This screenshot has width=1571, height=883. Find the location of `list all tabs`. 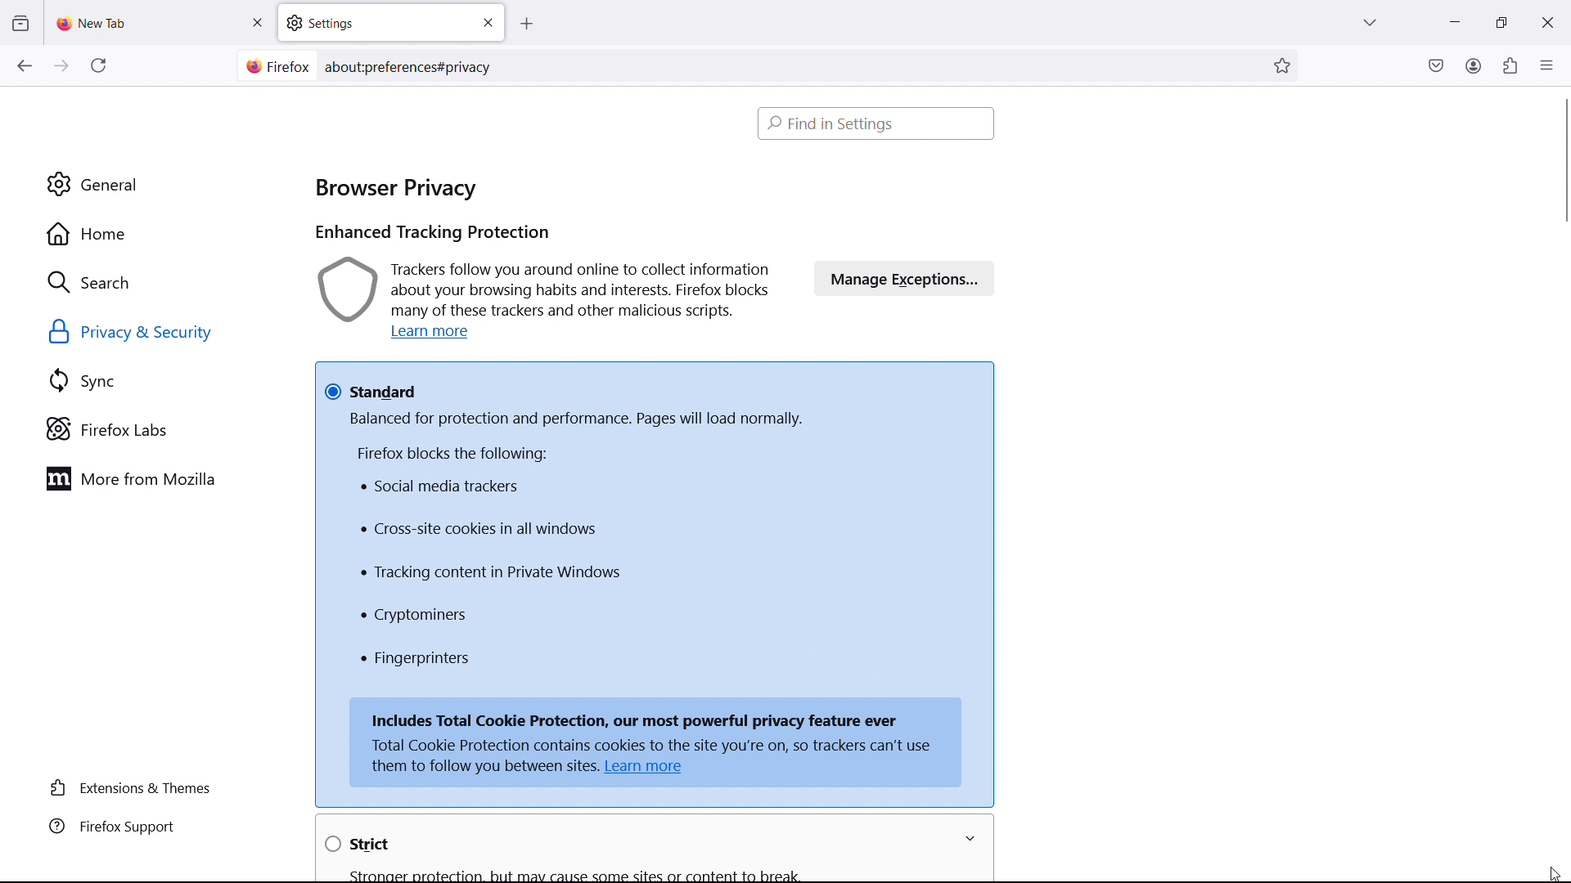

list all tabs is located at coordinates (1370, 20).